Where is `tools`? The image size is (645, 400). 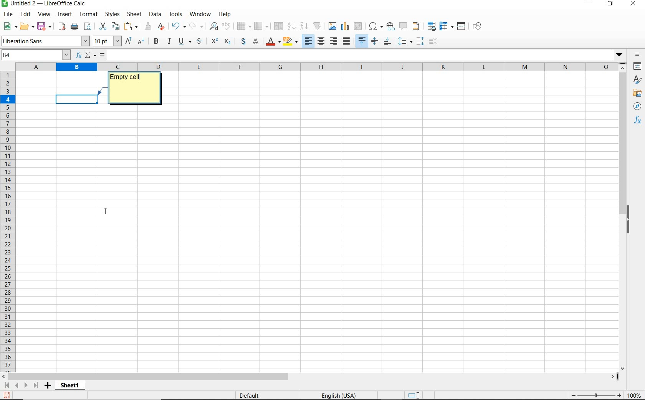 tools is located at coordinates (176, 15).